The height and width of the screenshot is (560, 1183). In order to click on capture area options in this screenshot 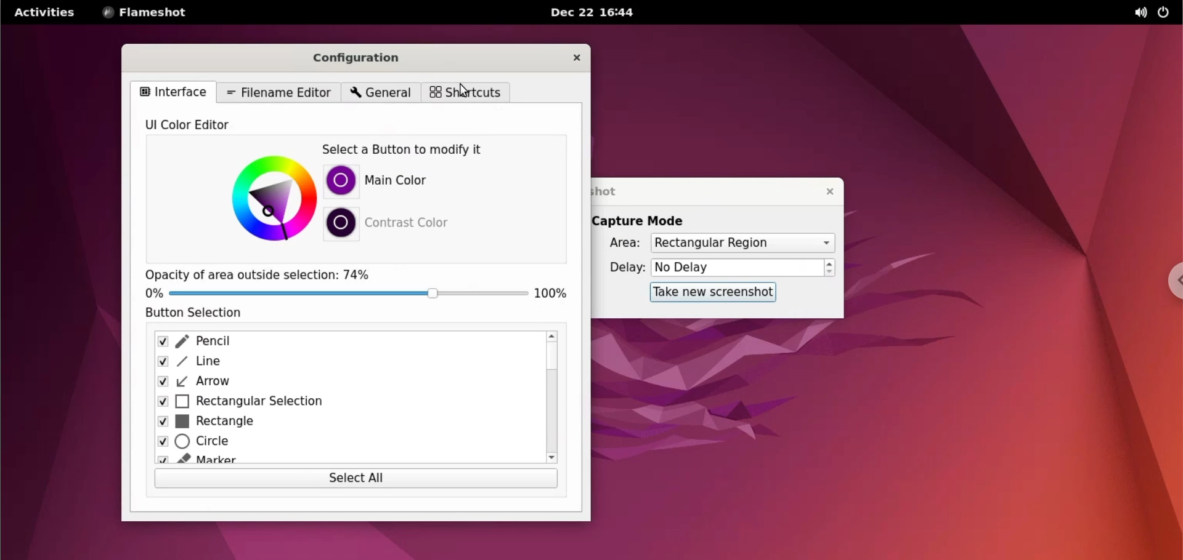, I will do `click(741, 243)`.